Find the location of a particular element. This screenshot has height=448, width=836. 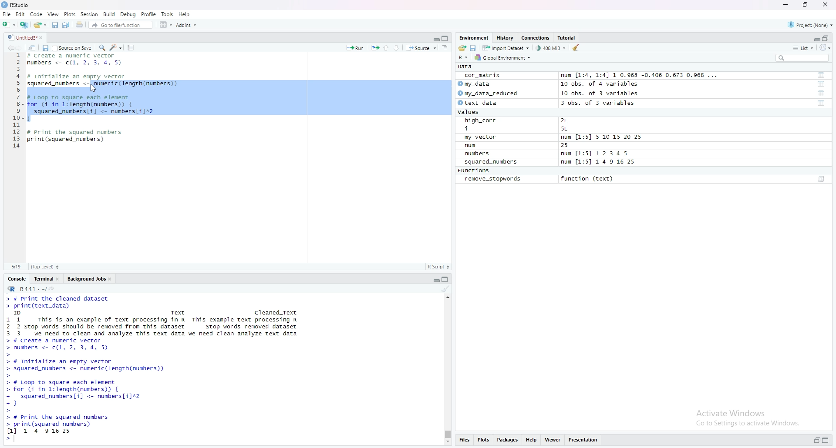

high_corr is located at coordinates (481, 120).